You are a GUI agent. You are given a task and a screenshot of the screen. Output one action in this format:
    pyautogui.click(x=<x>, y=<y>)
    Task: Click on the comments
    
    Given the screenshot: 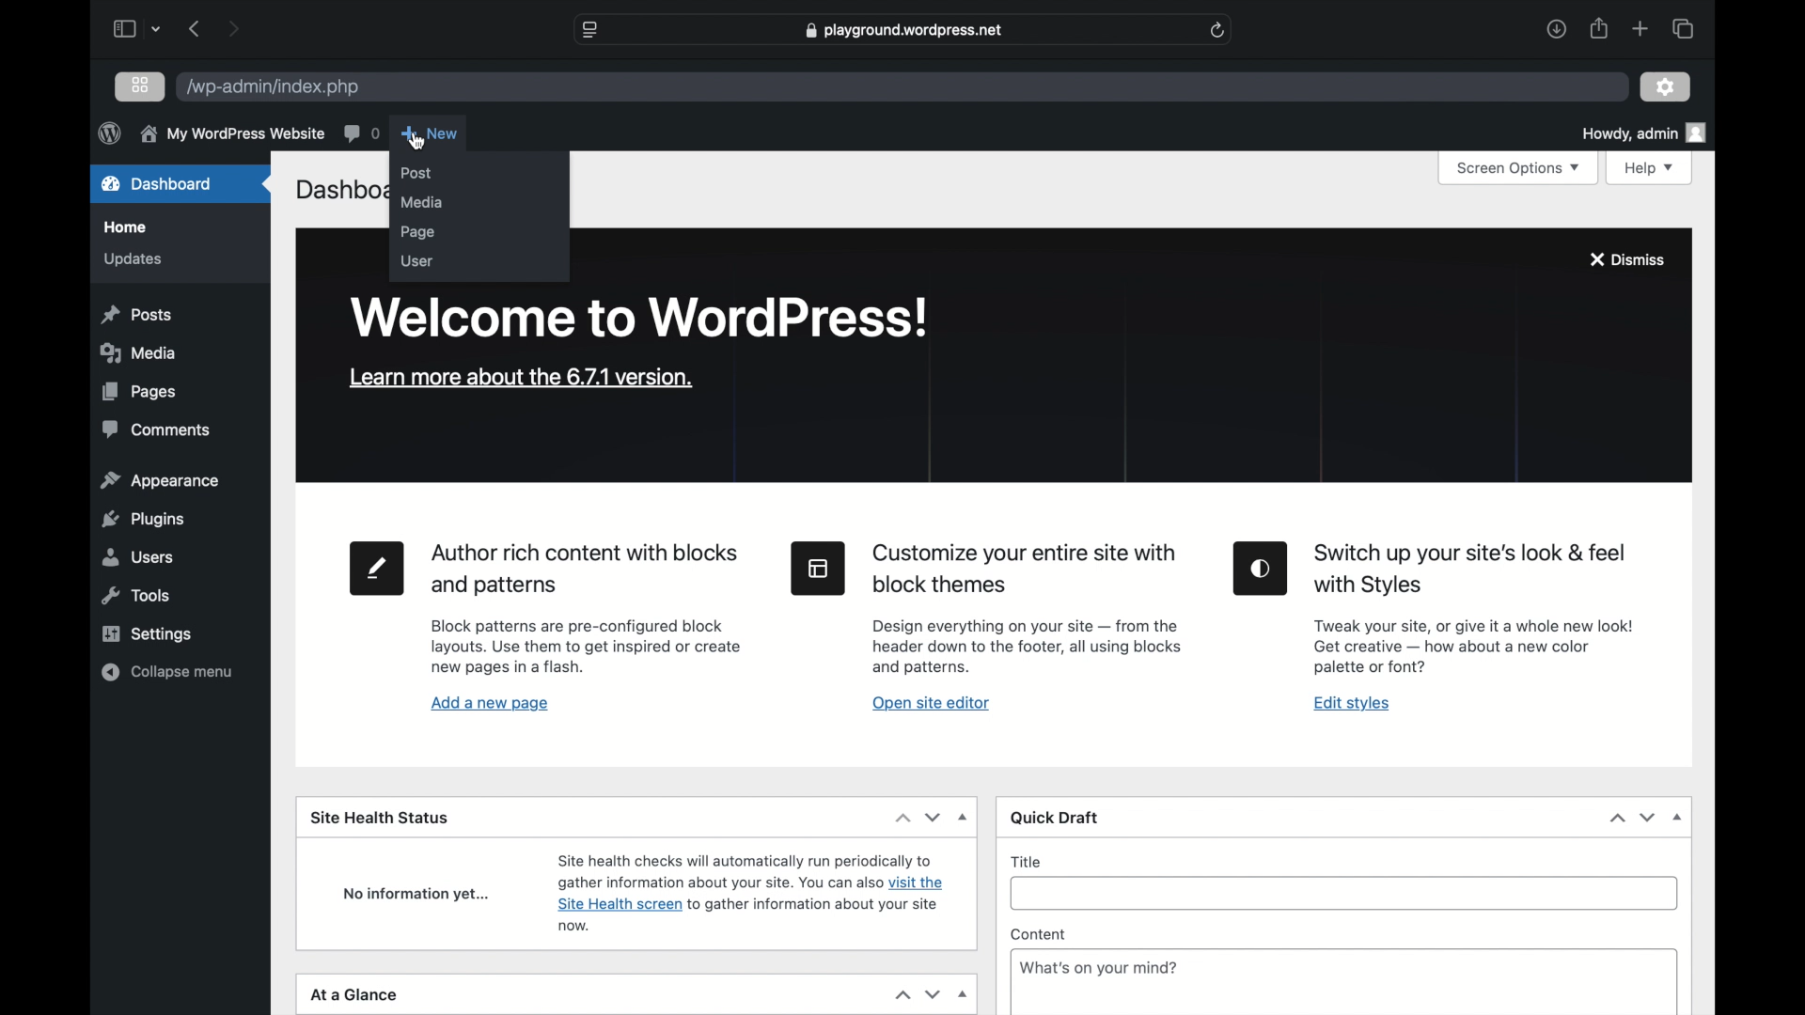 What is the action you would take?
    pyautogui.click(x=361, y=133)
    